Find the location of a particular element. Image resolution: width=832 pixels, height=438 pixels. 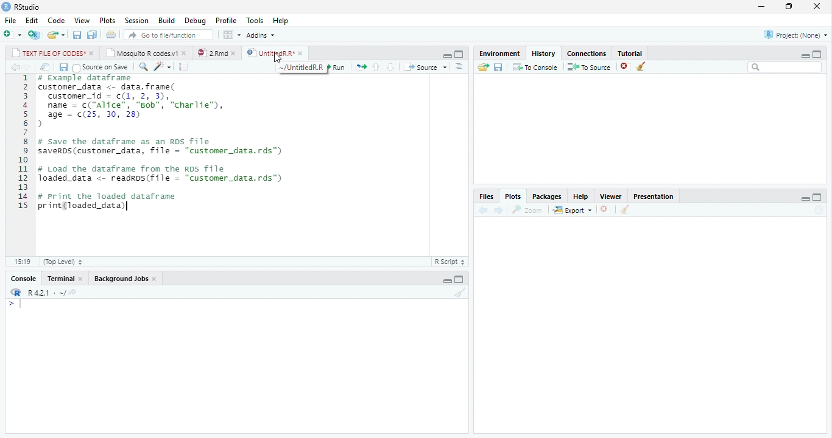

History is located at coordinates (543, 53).